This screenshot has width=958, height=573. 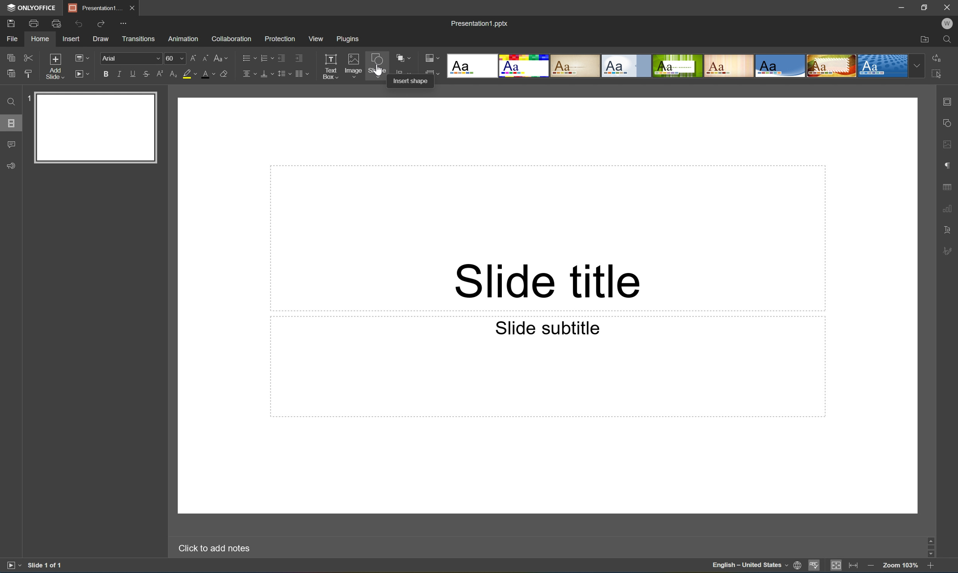 I want to click on English - United States, so click(x=750, y=567).